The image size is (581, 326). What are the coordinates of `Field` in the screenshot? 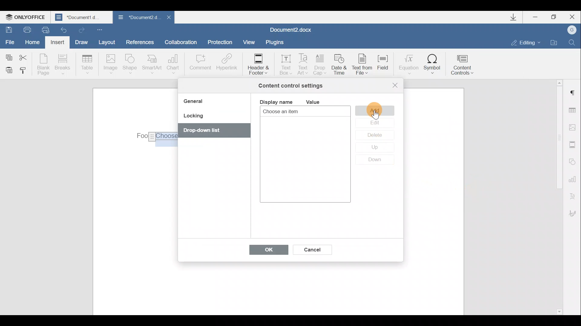 It's located at (386, 66).